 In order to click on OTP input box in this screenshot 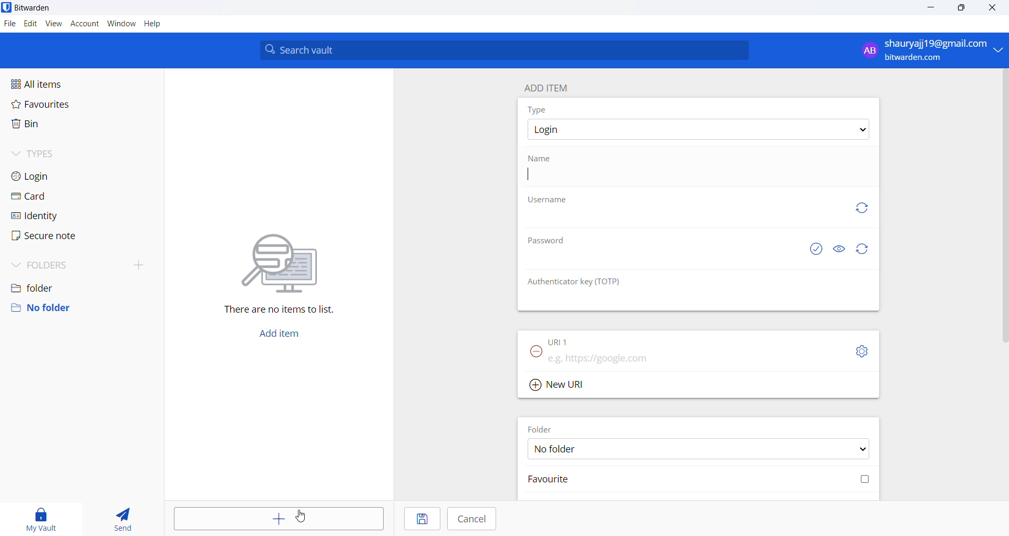, I will do `click(685, 301)`.